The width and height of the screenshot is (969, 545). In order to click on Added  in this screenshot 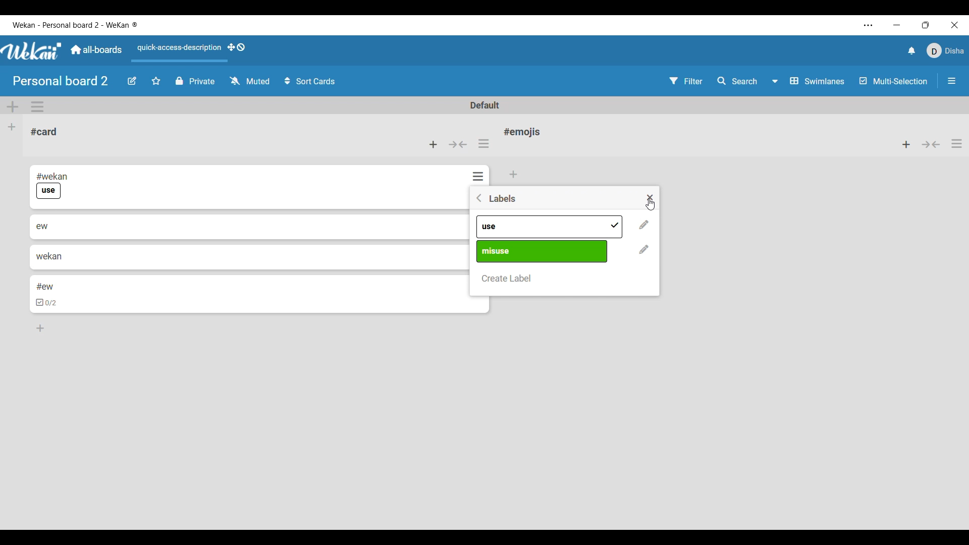, I will do `click(617, 226)`.